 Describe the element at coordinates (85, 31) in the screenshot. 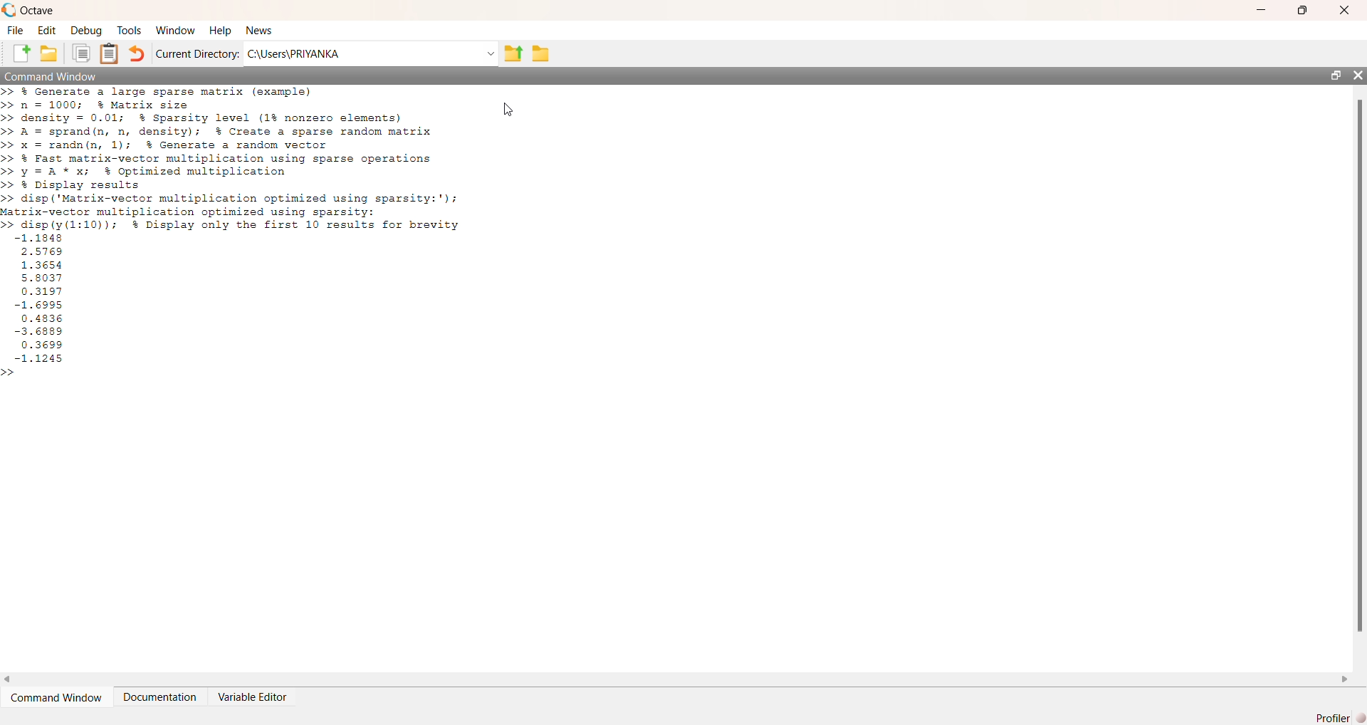

I see `debug` at that location.